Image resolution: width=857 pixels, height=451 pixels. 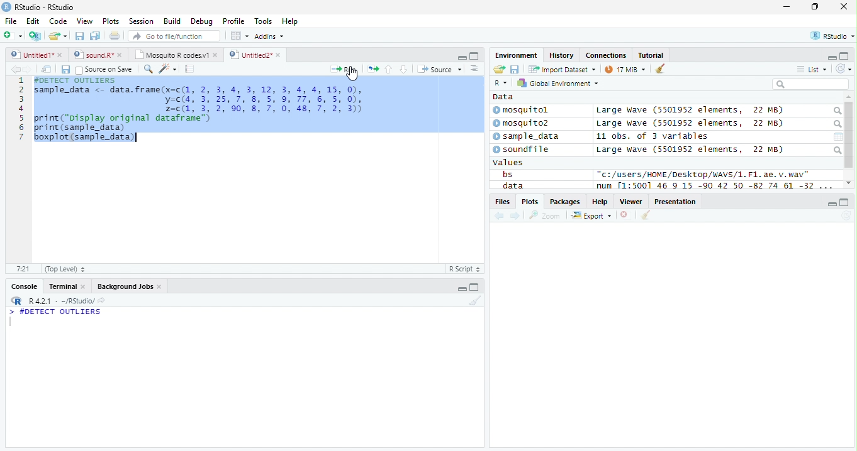 What do you see at coordinates (524, 123) in the screenshot?
I see `mosquito2` at bounding box center [524, 123].